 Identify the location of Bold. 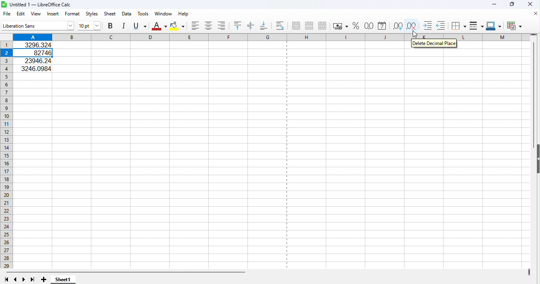
(110, 27).